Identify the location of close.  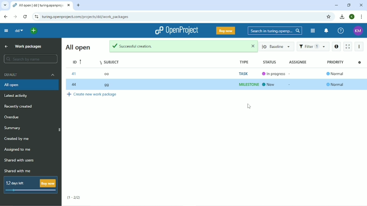
(252, 47).